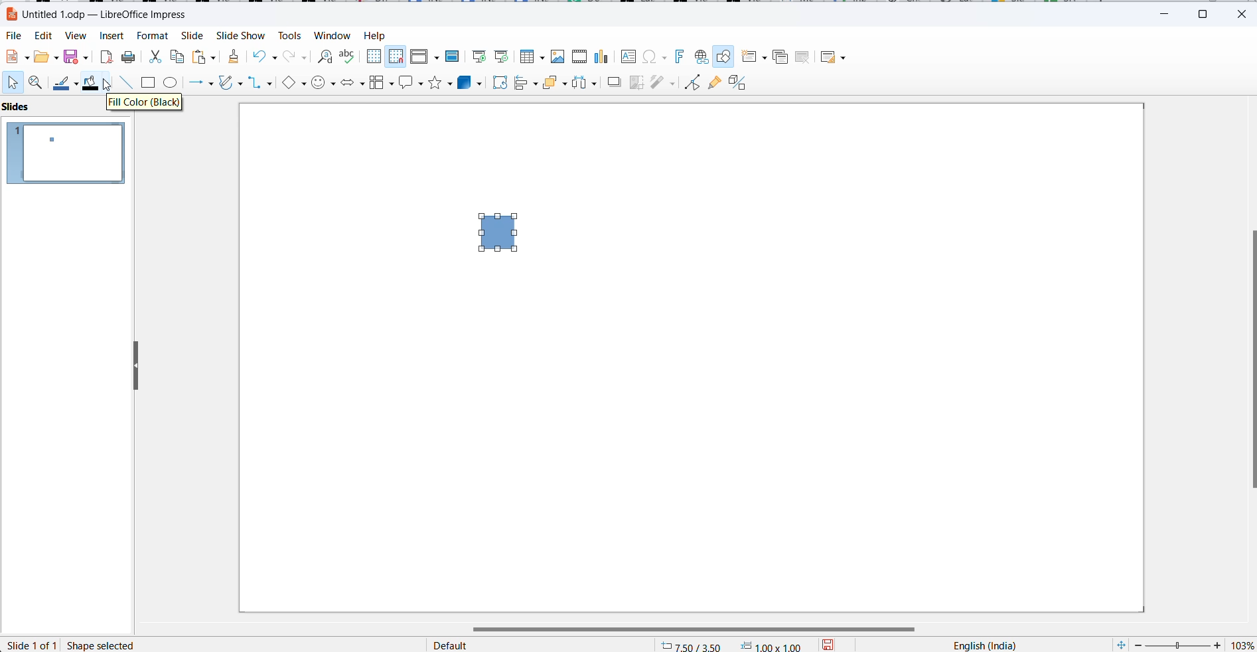 The height and width of the screenshot is (652, 1257). What do you see at coordinates (1119, 645) in the screenshot?
I see `fit slide to current windows` at bounding box center [1119, 645].